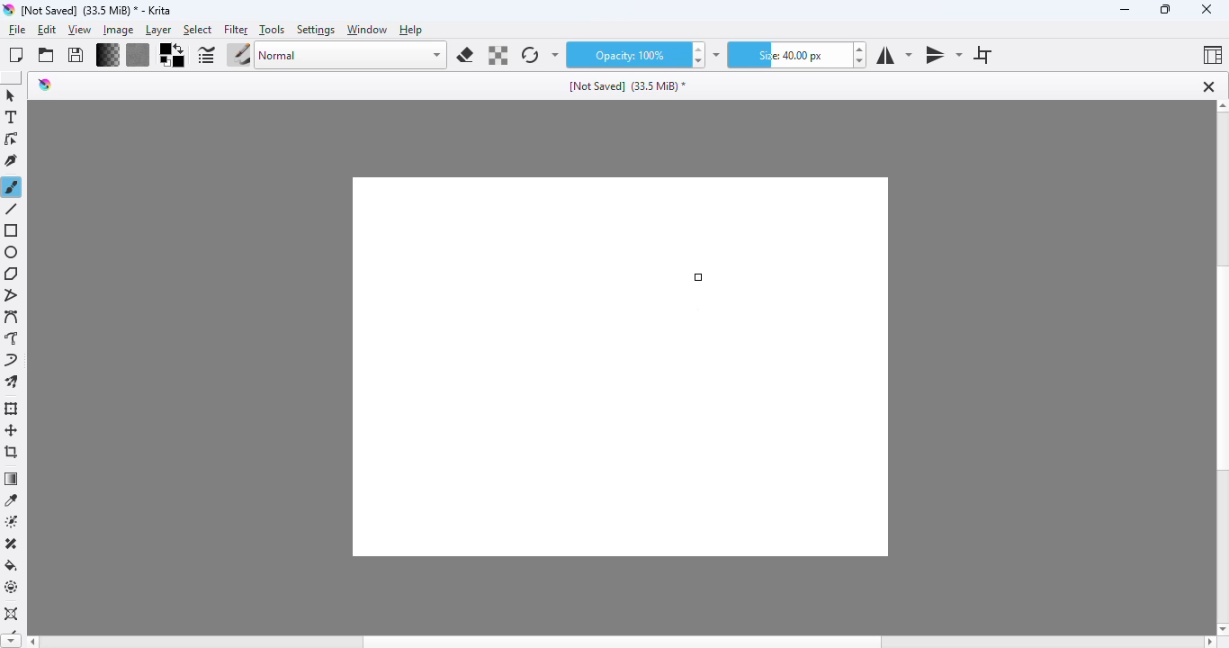 This screenshot has height=648, width=1229. I want to click on Scroll right, so click(1211, 642).